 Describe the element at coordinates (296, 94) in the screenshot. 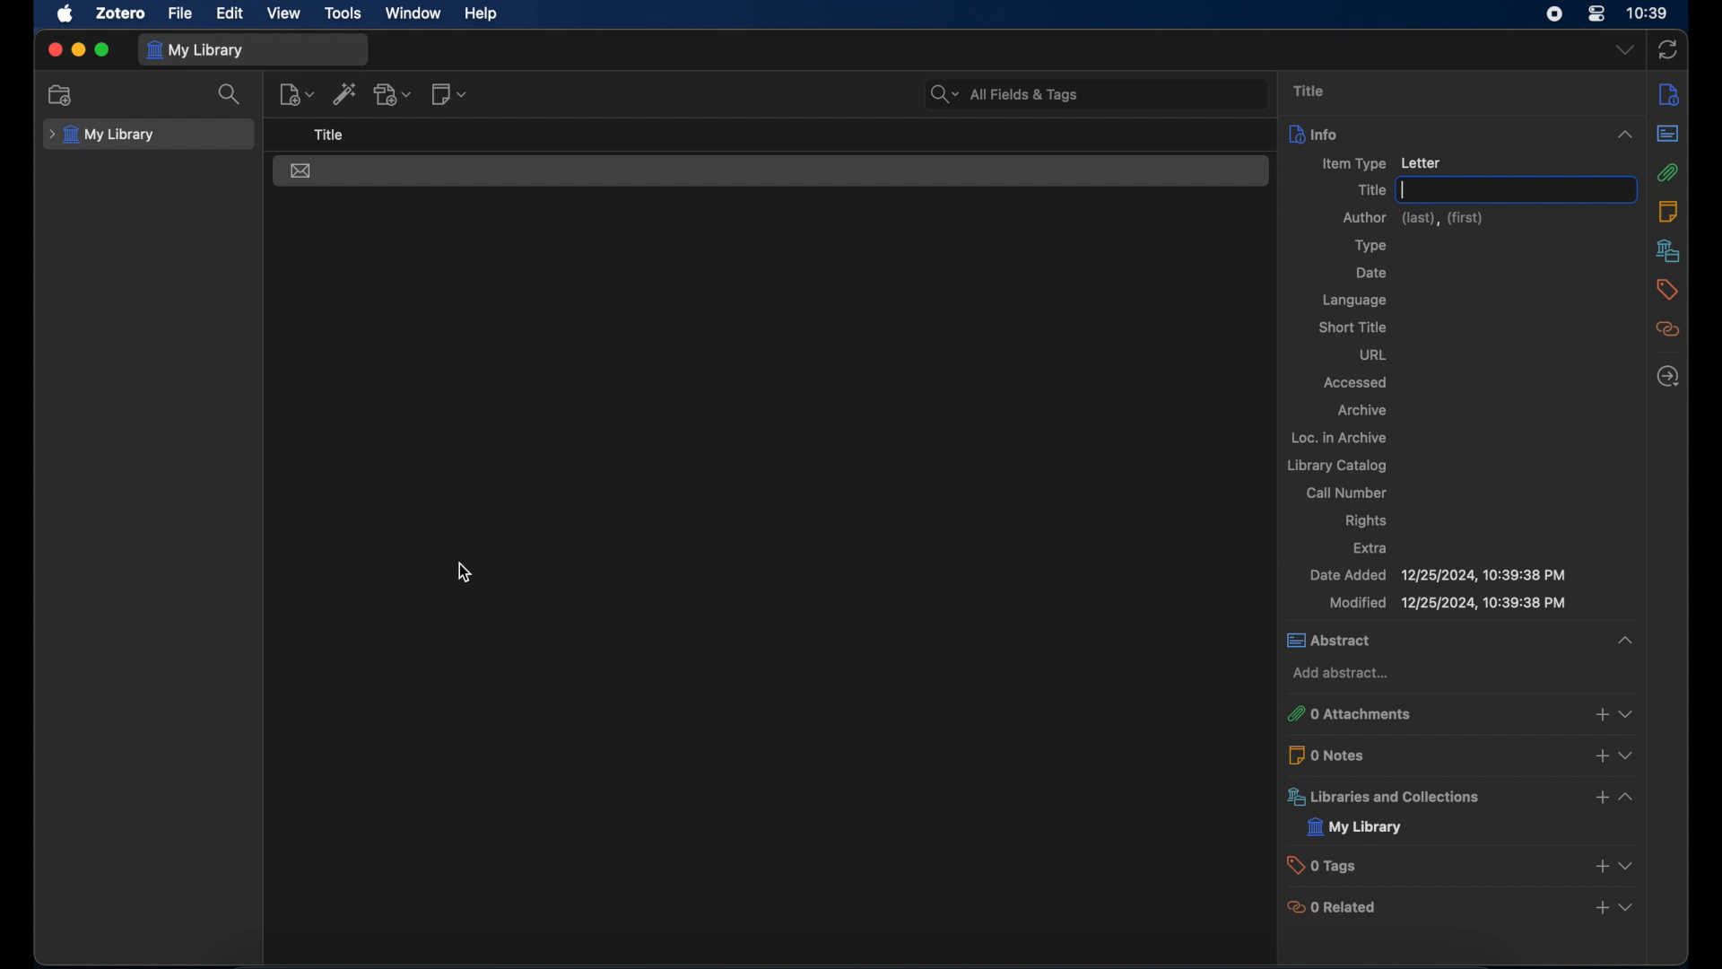

I see `new item` at that location.